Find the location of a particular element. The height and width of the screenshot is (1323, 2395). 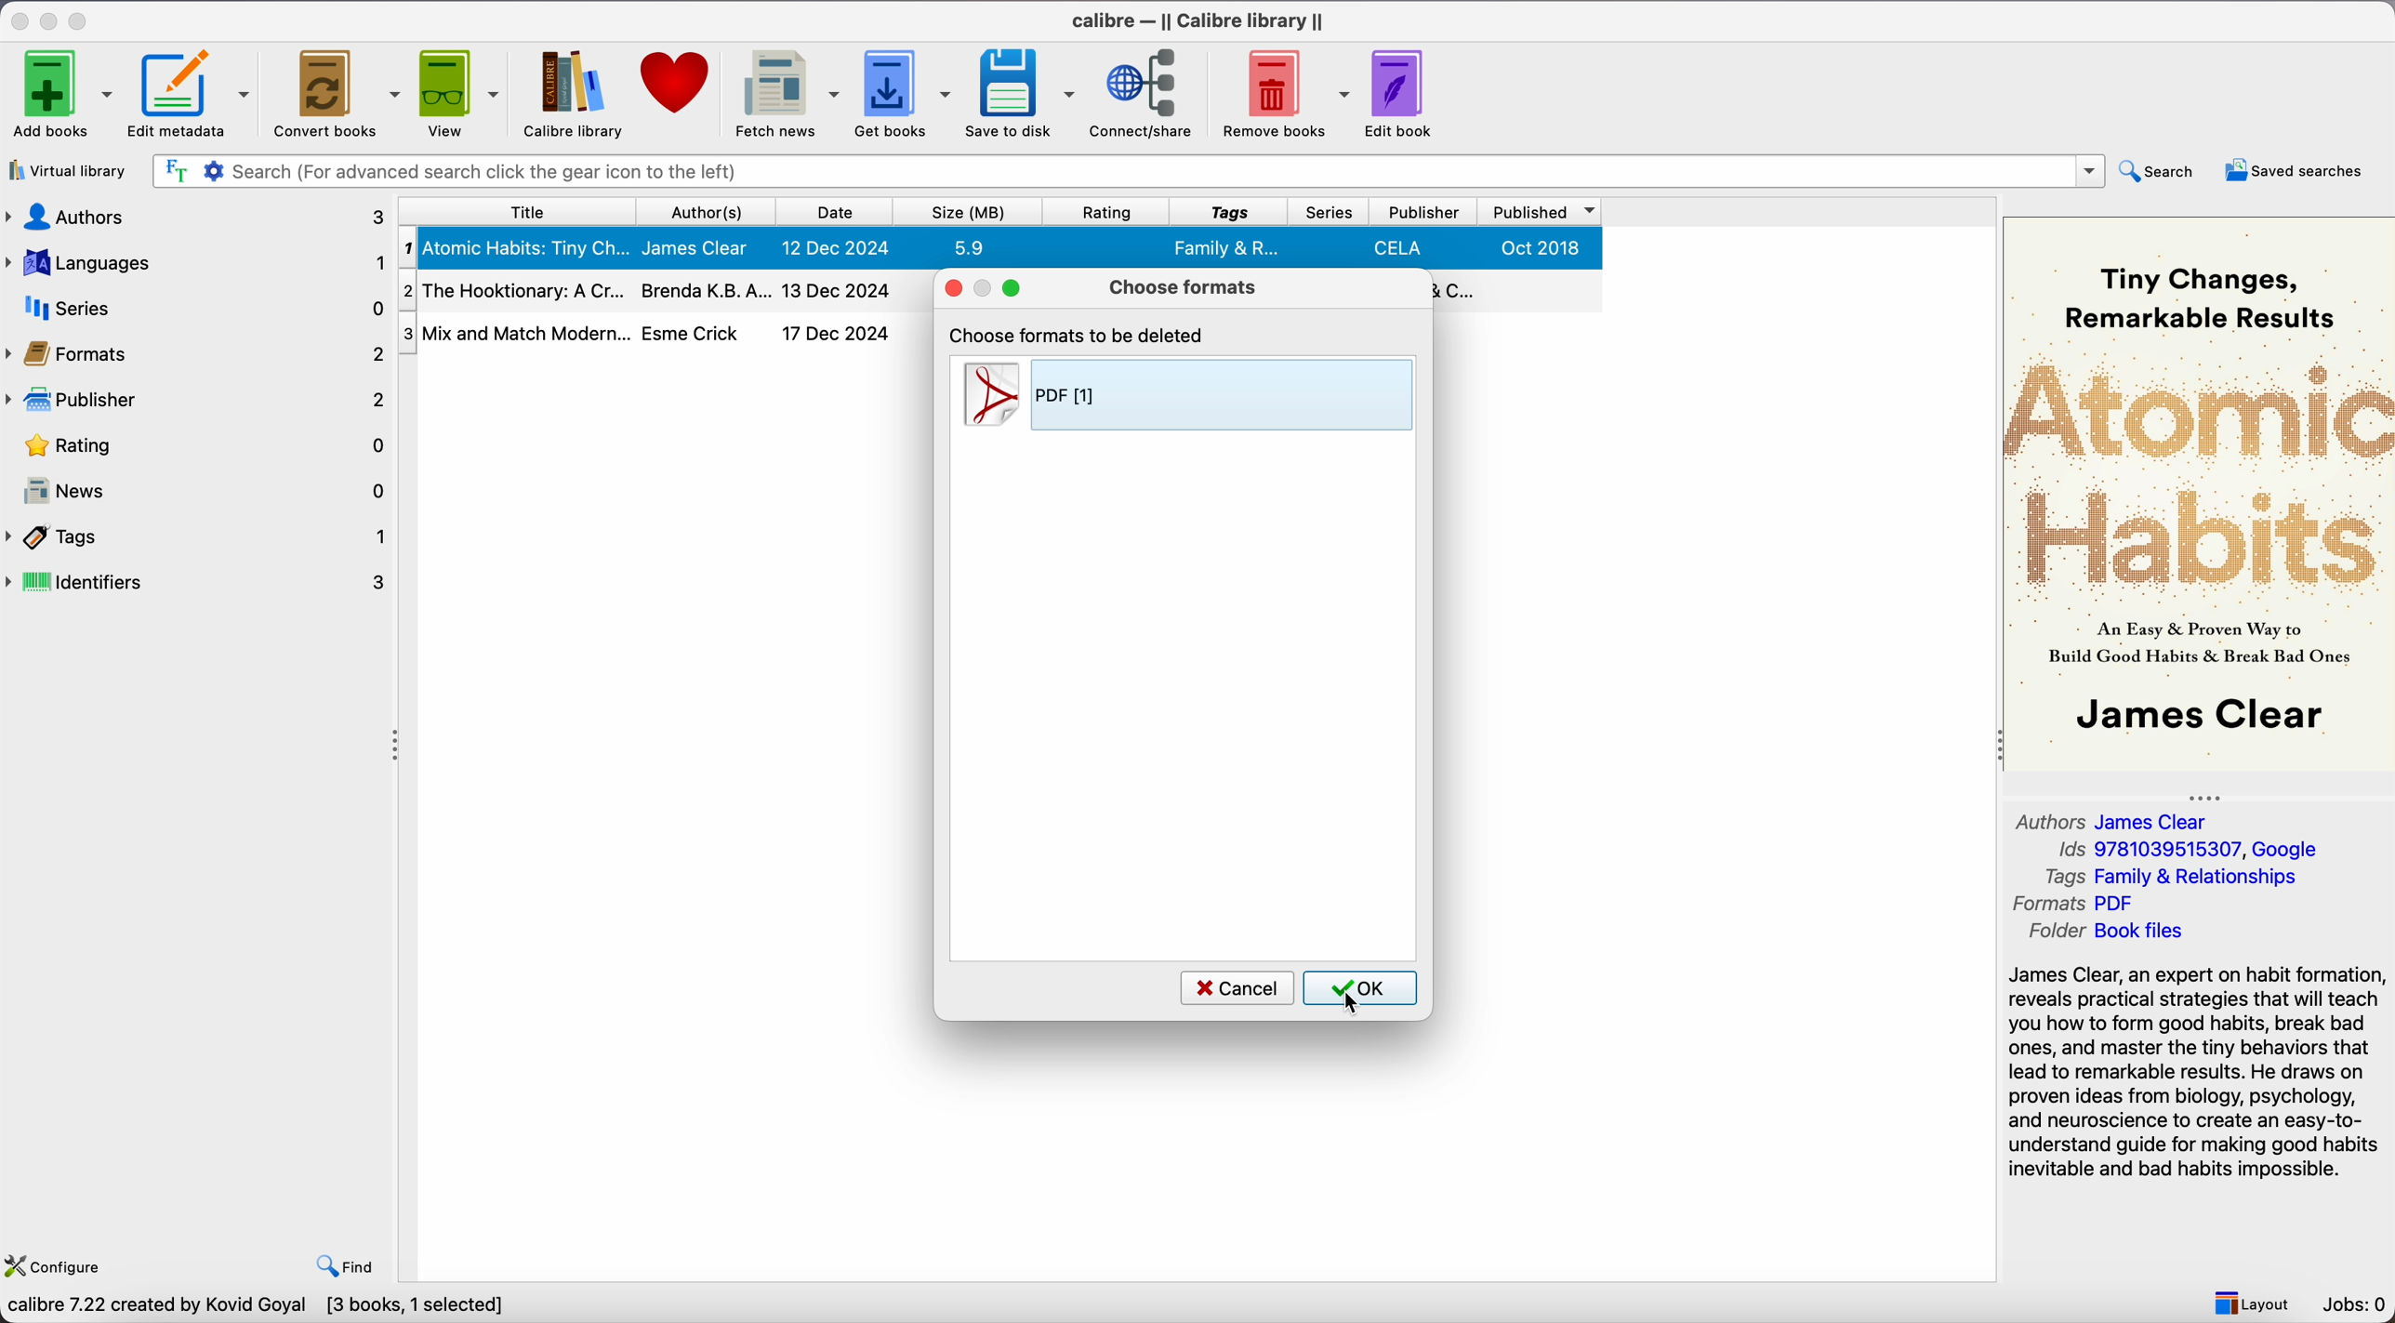

edit metadata is located at coordinates (192, 94).